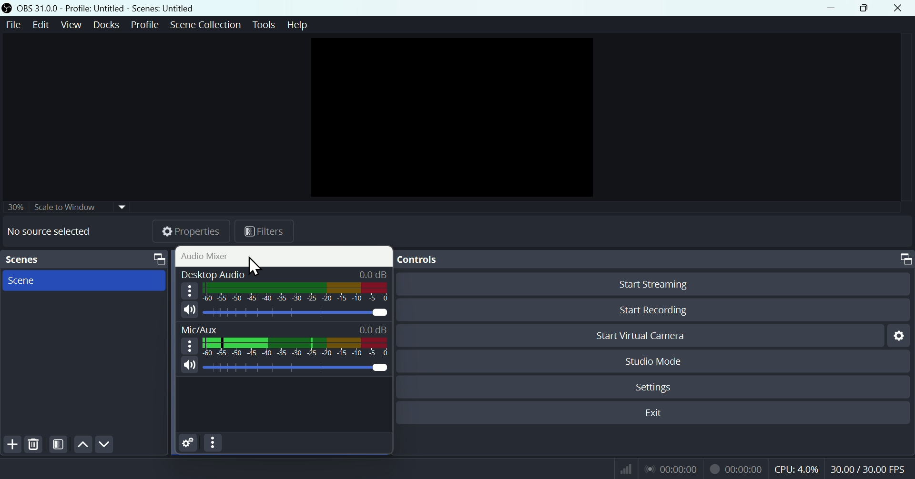  I want to click on Mic/Aux, so click(200, 329).